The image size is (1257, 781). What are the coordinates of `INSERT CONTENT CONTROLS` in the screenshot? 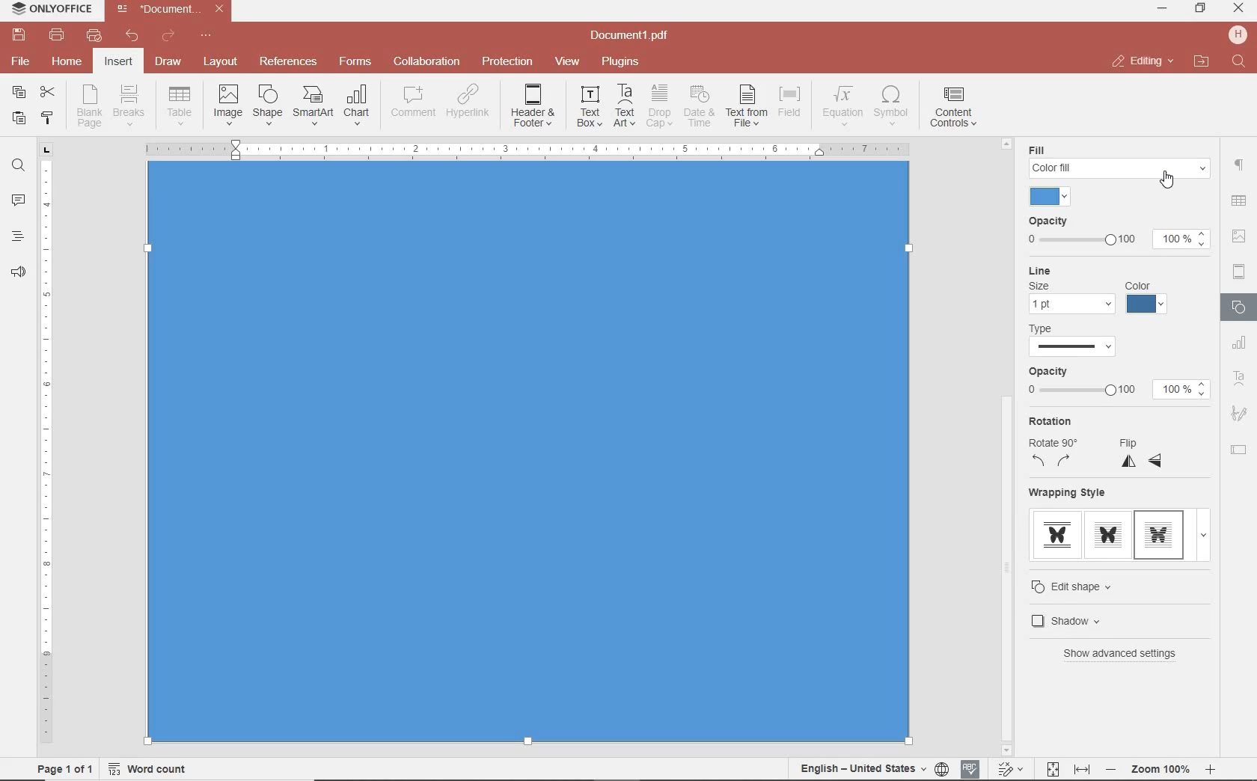 It's located at (953, 108).